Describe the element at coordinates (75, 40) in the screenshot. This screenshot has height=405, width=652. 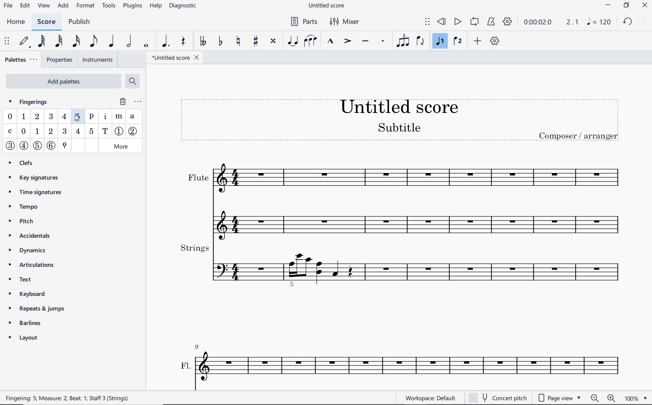
I see `16th note` at that location.